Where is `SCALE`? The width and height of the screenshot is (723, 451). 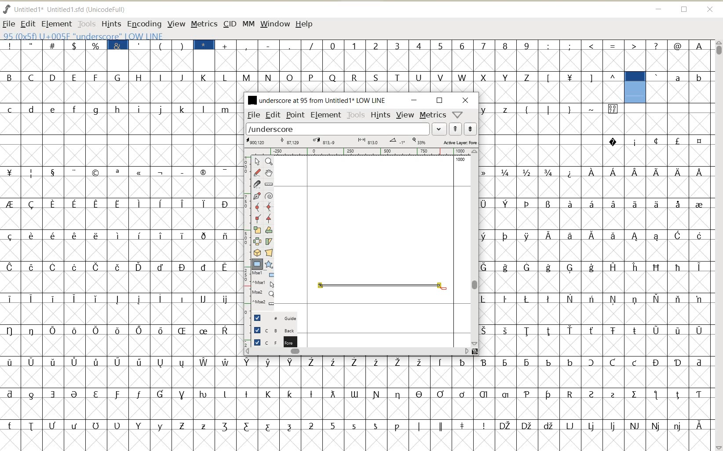 SCALE is located at coordinates (245, 232).